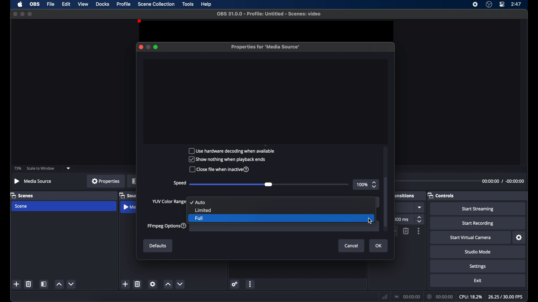  I want to click on properties, so click(106, 181).